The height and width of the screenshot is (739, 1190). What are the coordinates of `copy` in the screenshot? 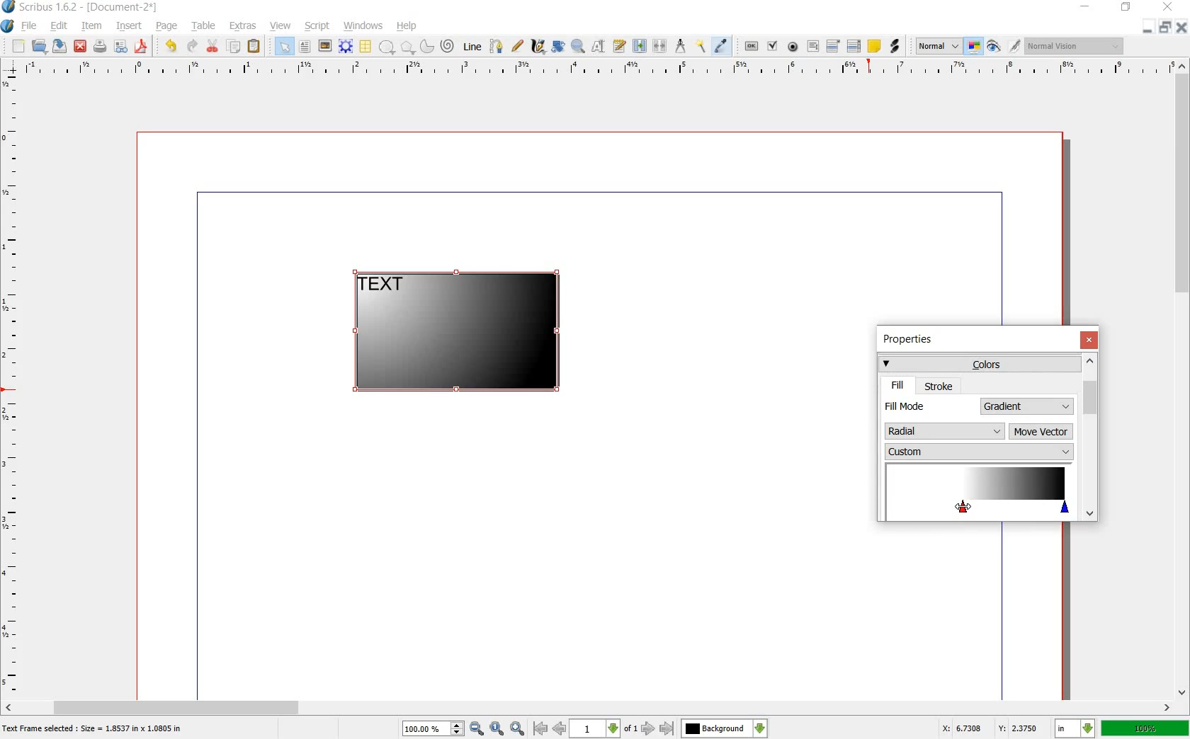 It's located at (234, 47).